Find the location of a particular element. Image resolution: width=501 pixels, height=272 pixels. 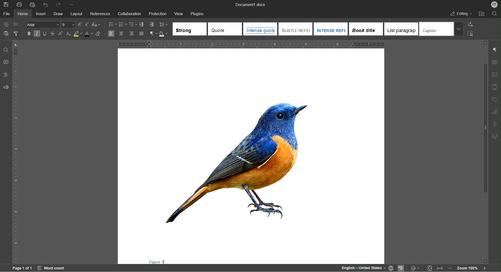

Zoom is located at coordinates (467, 268).